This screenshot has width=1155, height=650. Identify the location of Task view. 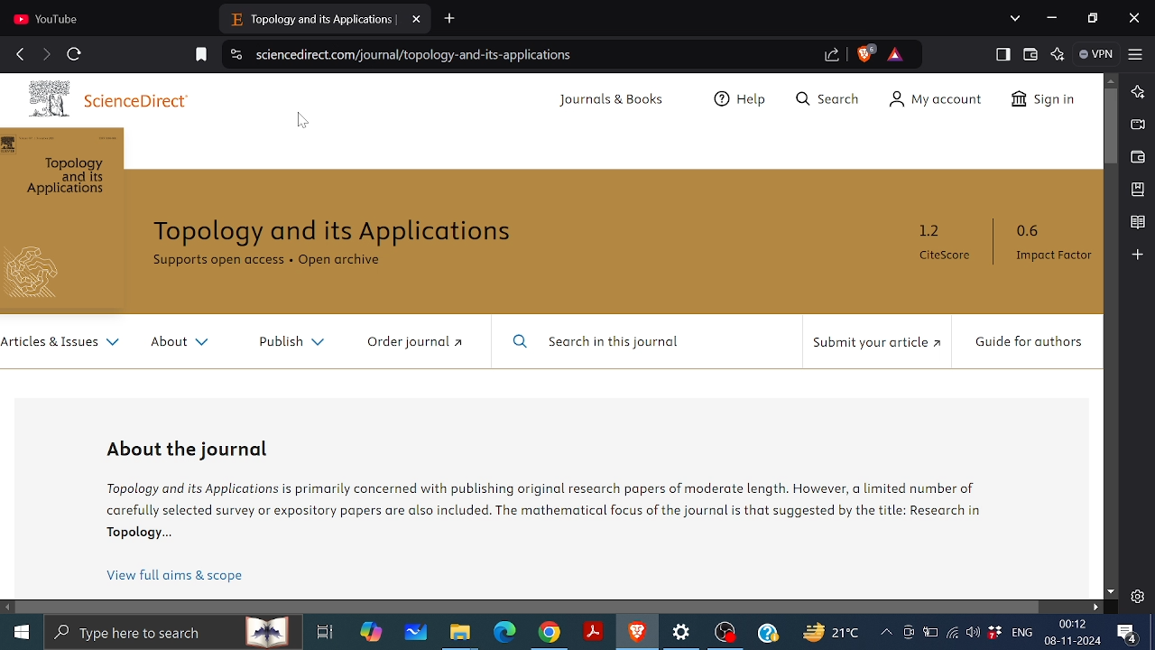
(325, 632).